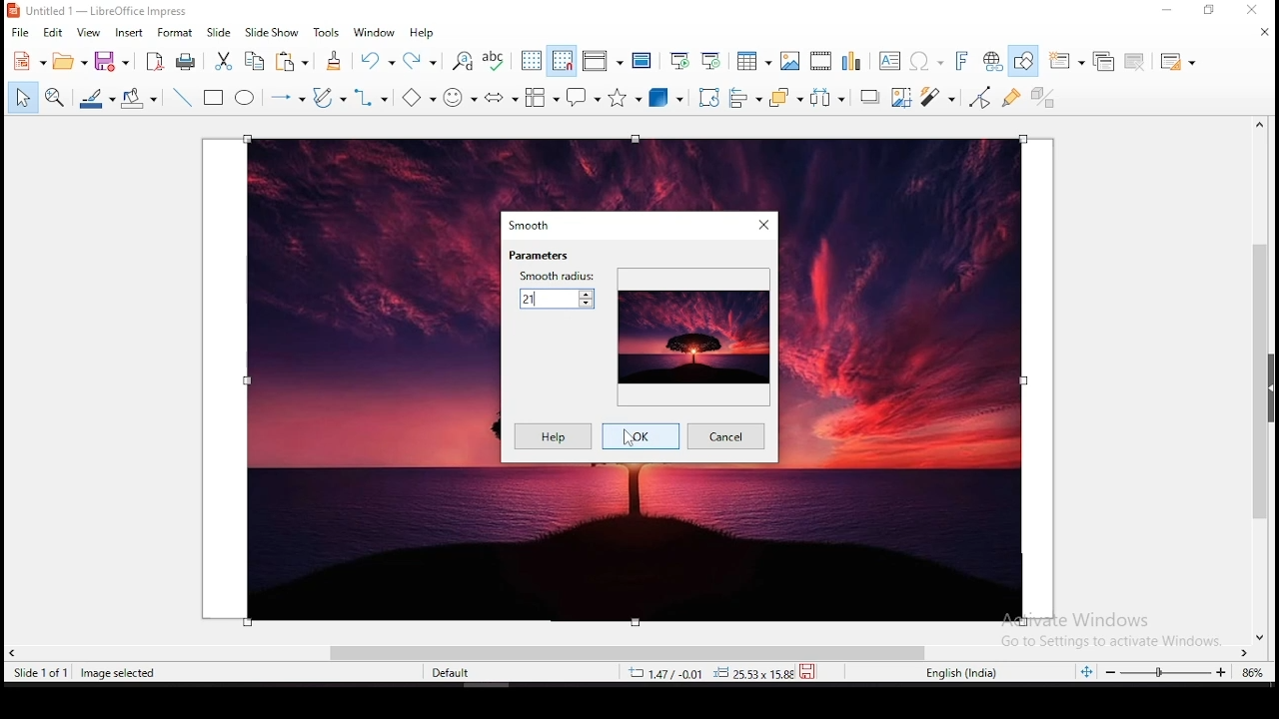 The width and height of the screenshot is (1279, 719). What do you see at coordinates (55, 33) in the screenshot?
I see `edit` at bounding box center [55, 33].